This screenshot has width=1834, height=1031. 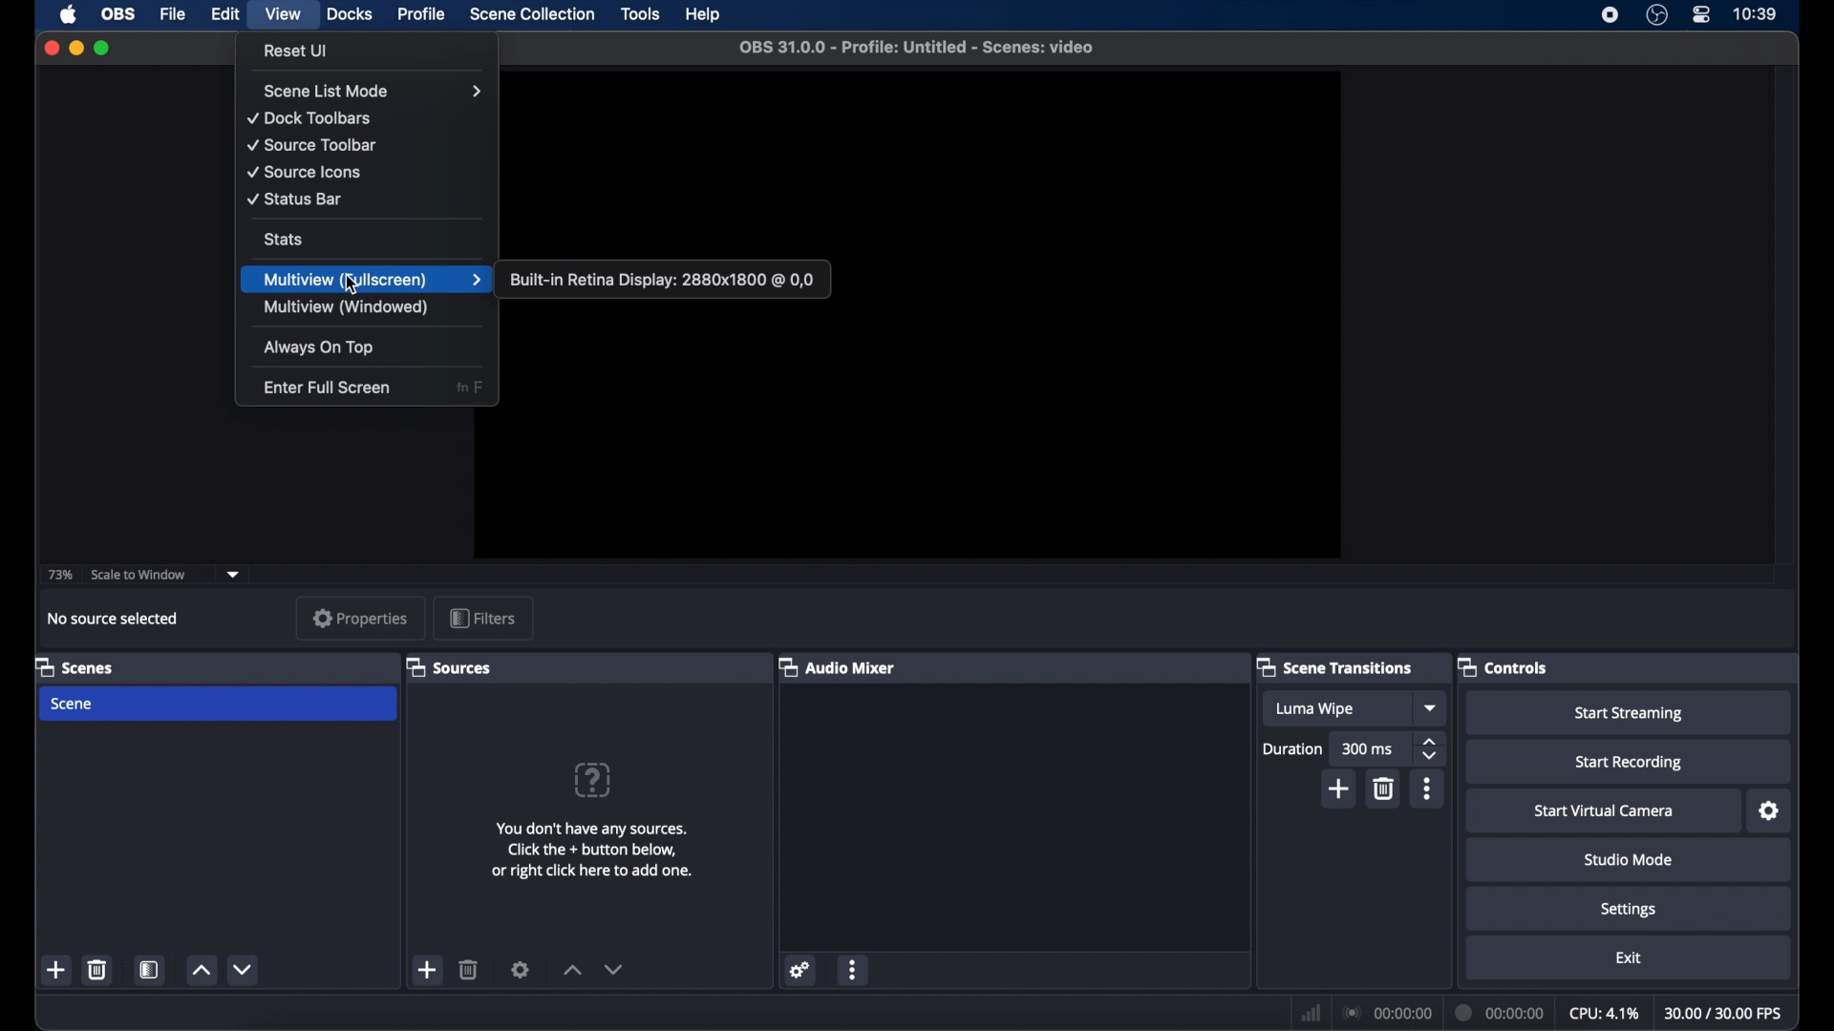 I want to click on scene filters, so click(x=149, y=969).